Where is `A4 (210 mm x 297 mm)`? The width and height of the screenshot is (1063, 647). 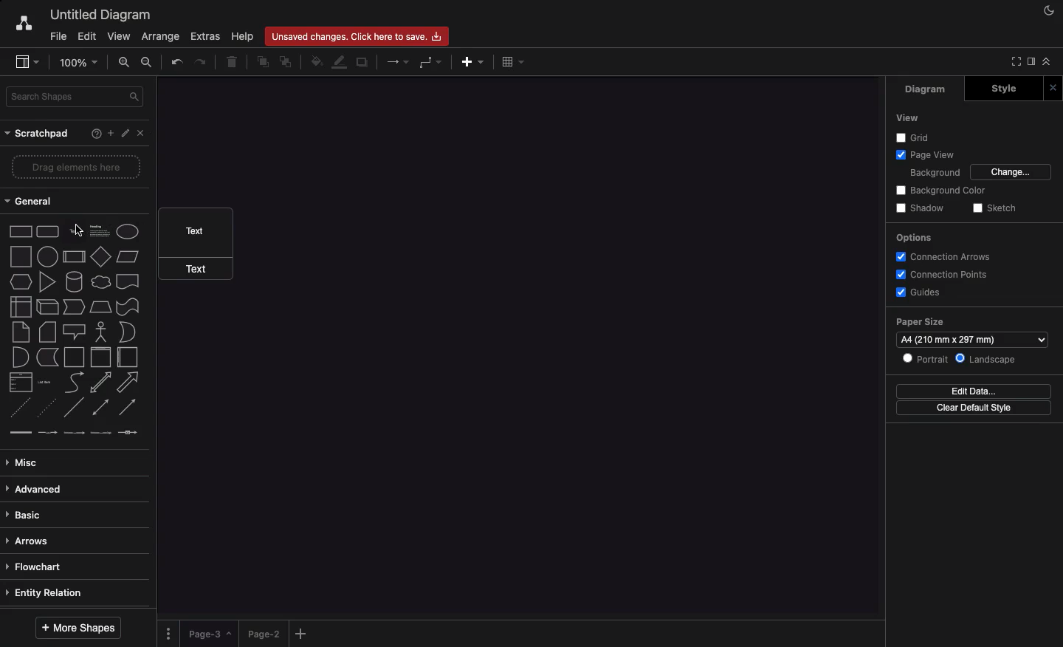 A4 (210 mm x 297 mm) is located at coordinates (973, 339).